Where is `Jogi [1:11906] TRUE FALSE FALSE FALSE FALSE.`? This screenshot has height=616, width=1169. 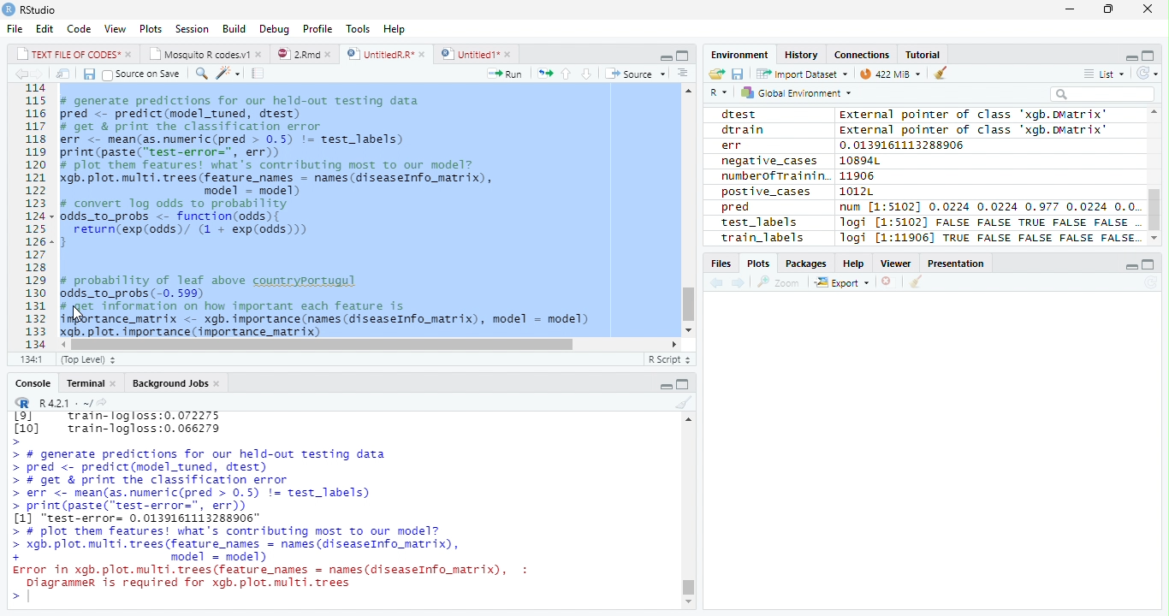 Jogi [1:11906] TRUE FALSE FALSE FALSE FALSE. is located at coordinates (988, 238).